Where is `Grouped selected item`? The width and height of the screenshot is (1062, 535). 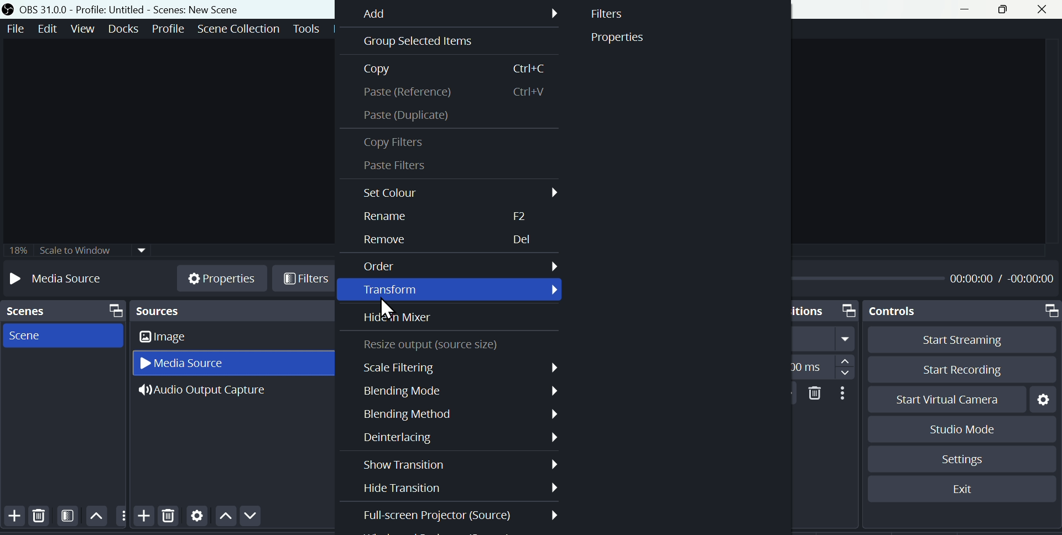 Grouped selected item is located at coordinates (452, 42).